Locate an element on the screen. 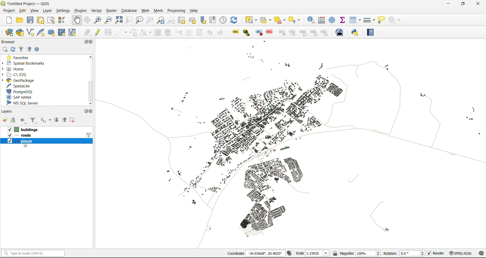 The width and height of the screenshot is (486, 258). magnifier is located at coordinates (356, 253).